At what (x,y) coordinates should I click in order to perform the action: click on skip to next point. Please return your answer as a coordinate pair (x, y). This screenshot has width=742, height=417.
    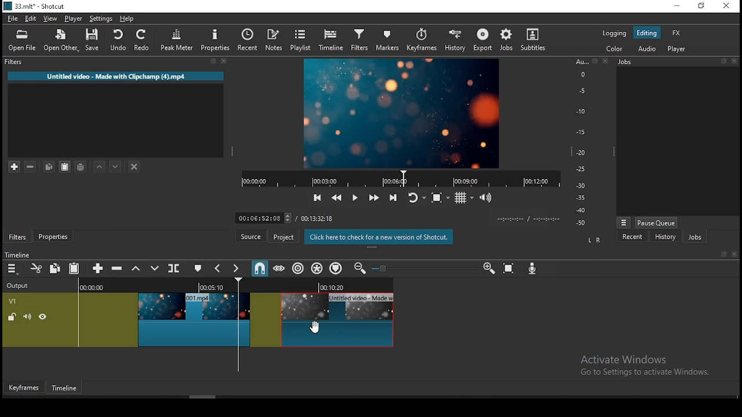
    Looking at the image, I should click on (394, 198).